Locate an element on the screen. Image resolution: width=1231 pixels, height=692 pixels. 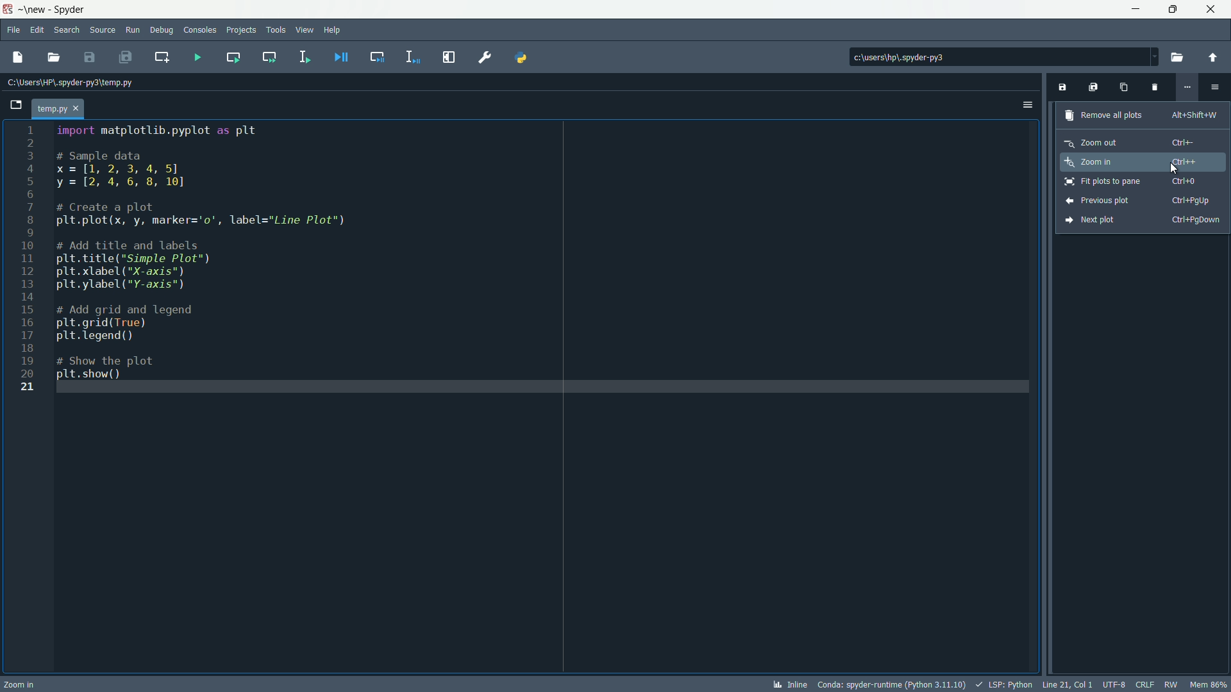
minimize is located at coordinates (1132, 8).